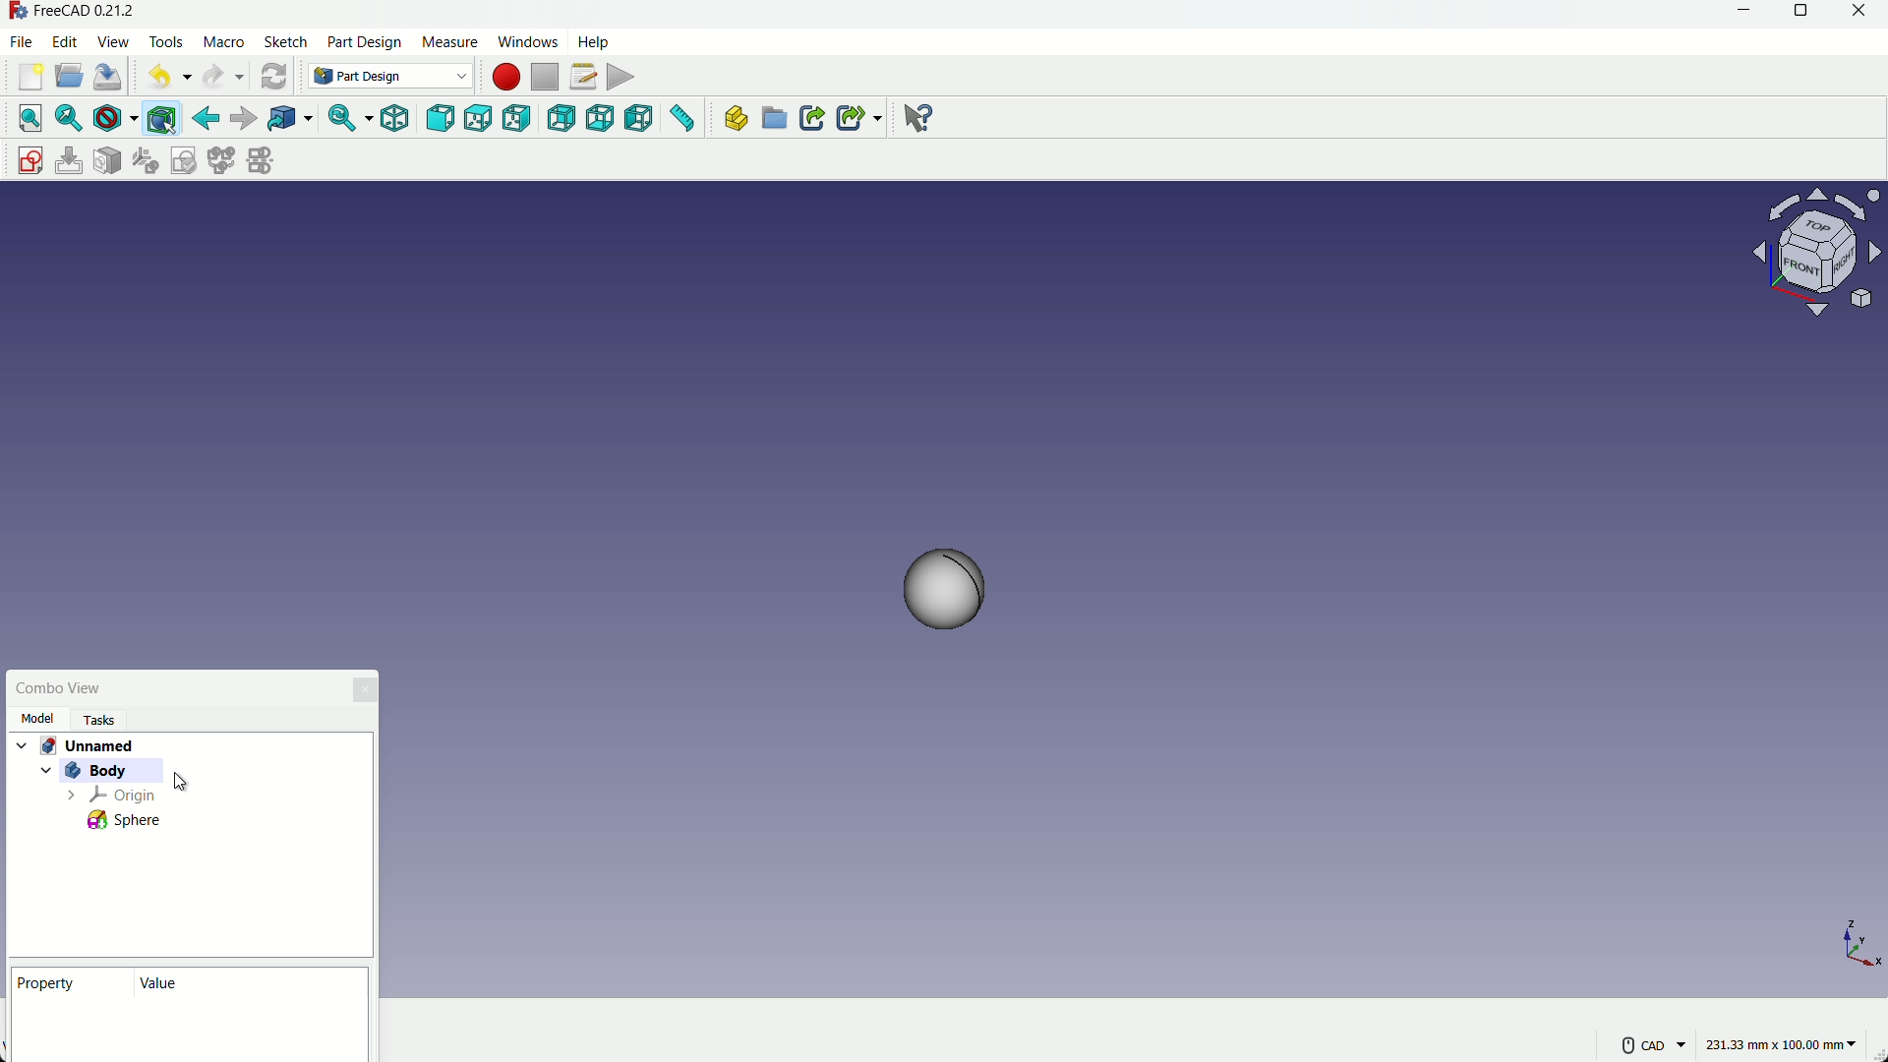 This screenshot has width=1888, height=1062. I want to click on view menu, so click(113, 40).